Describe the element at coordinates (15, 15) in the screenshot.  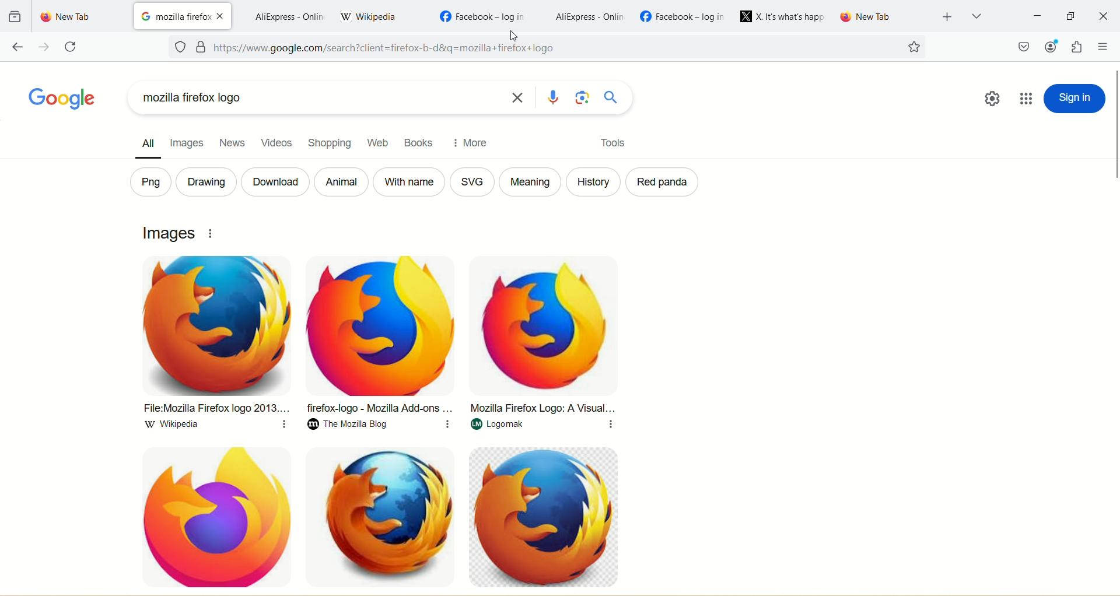
I see `view recent browsing across windows and devices` at that location.